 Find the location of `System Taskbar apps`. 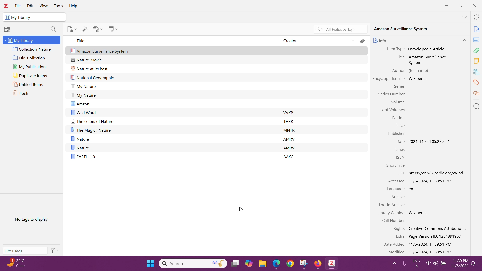

System Taskbar apps is located at coordinates (243, 263).